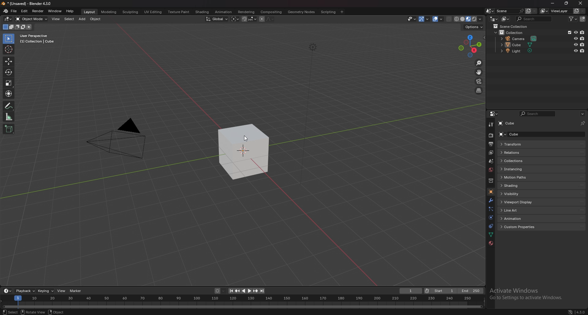  I want to click on sculpting, so click(130, 12).